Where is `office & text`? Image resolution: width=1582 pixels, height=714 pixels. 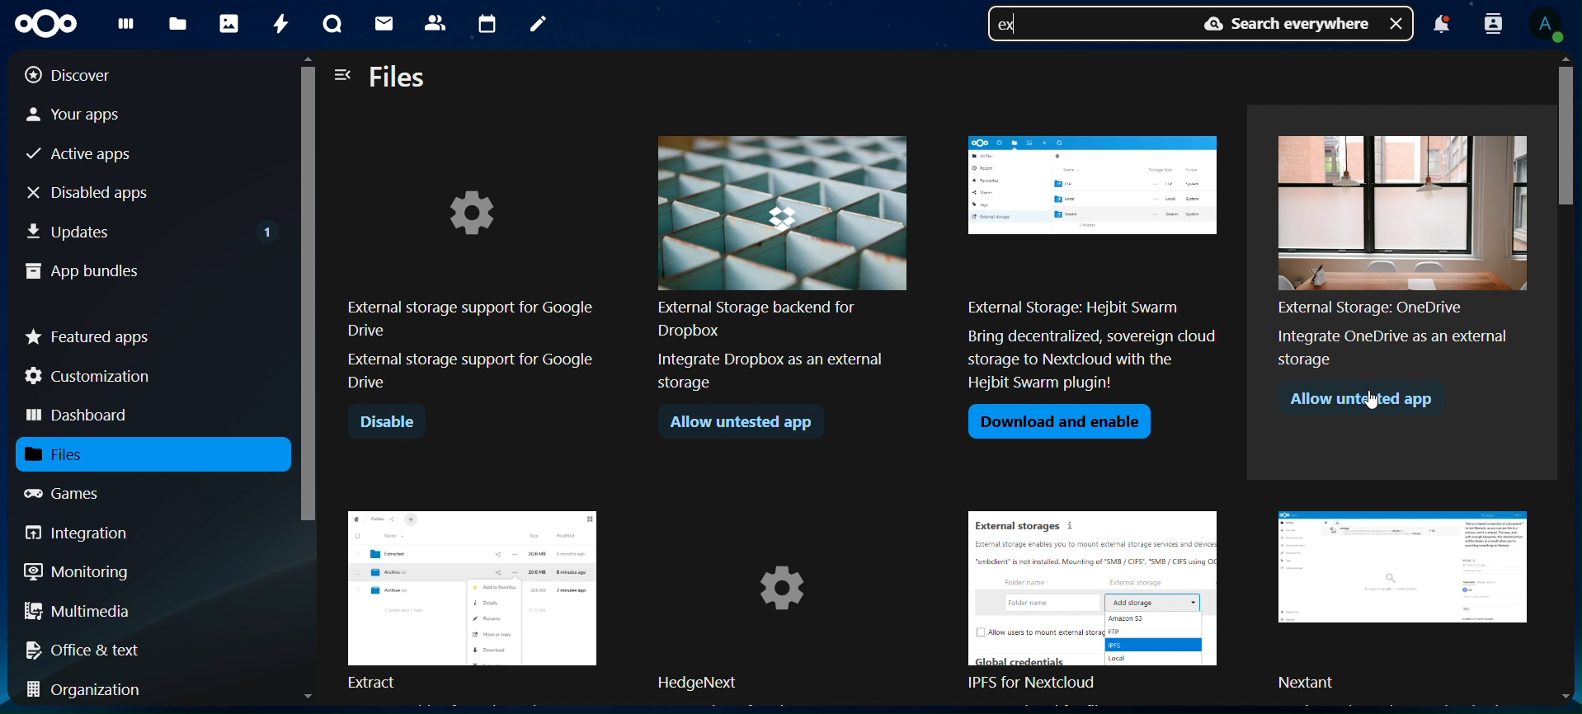 office & text is located at coordinates (88, 649).